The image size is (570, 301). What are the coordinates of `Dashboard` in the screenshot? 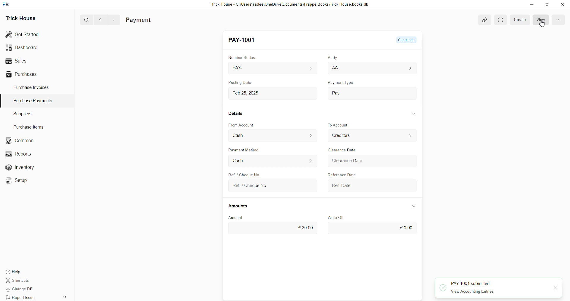 It's located at (23, 47).